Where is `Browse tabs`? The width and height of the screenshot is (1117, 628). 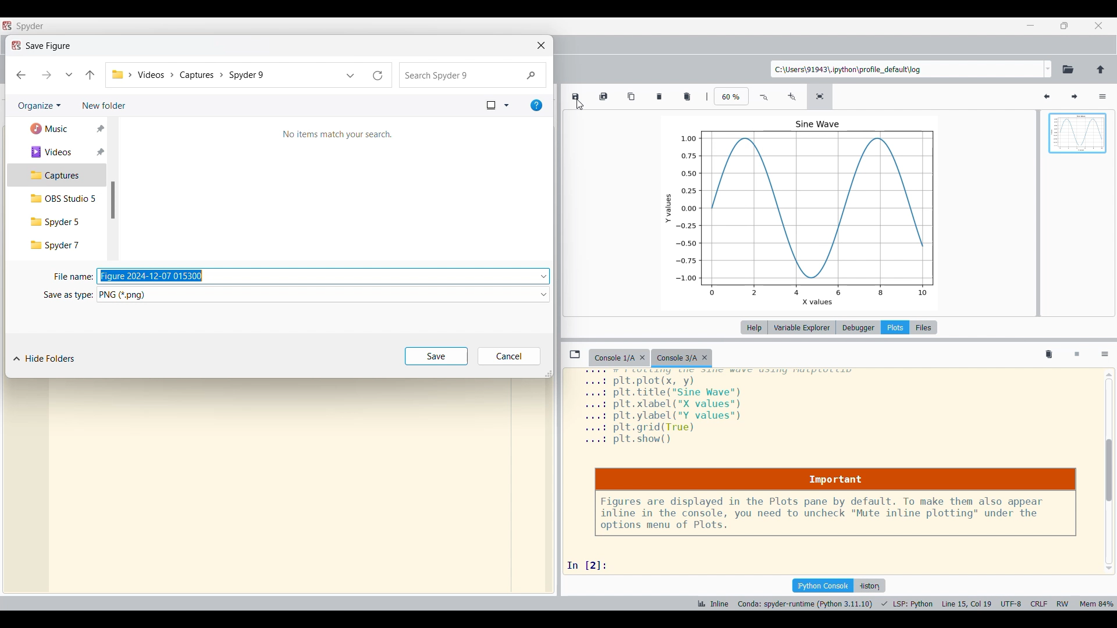 Browse tabs is located at coordinates (575, 354).